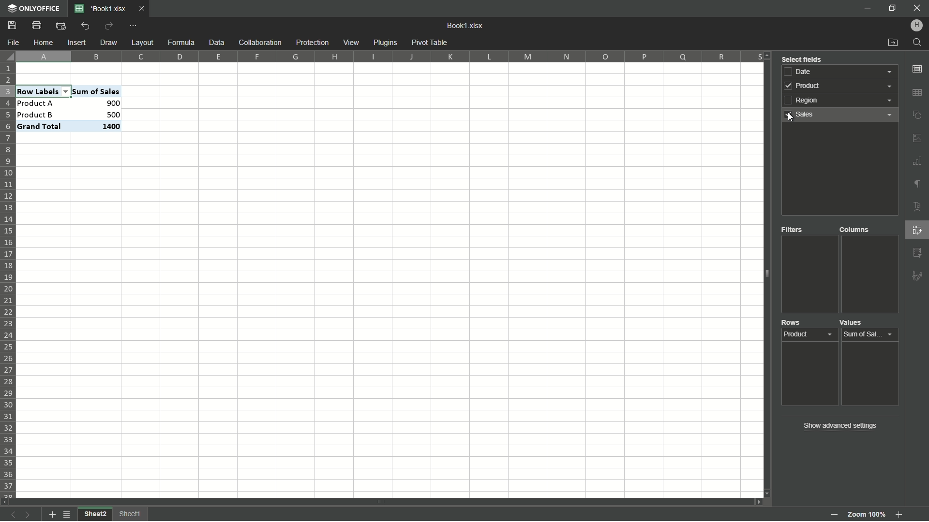 The image size is (929, 522). Describe the element at coordinates (389, 56) in the screenshot. I see `column number` at that location.